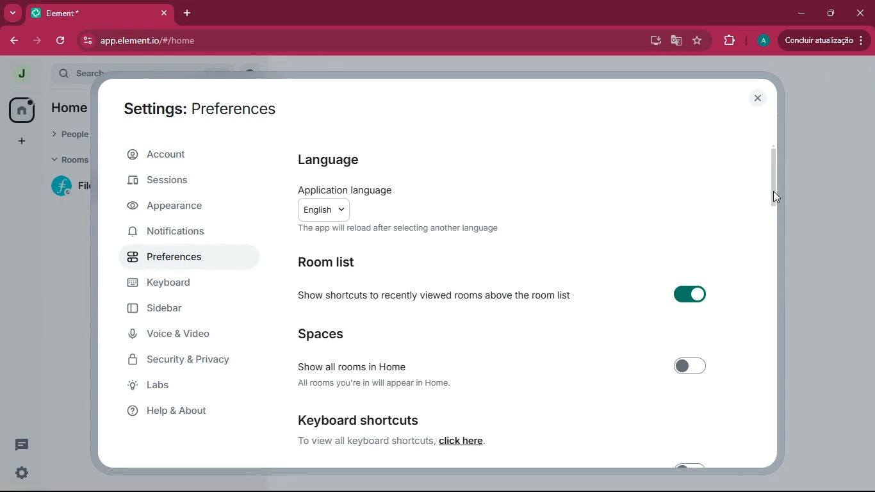  I want to click on sessions, so click(181, 183).